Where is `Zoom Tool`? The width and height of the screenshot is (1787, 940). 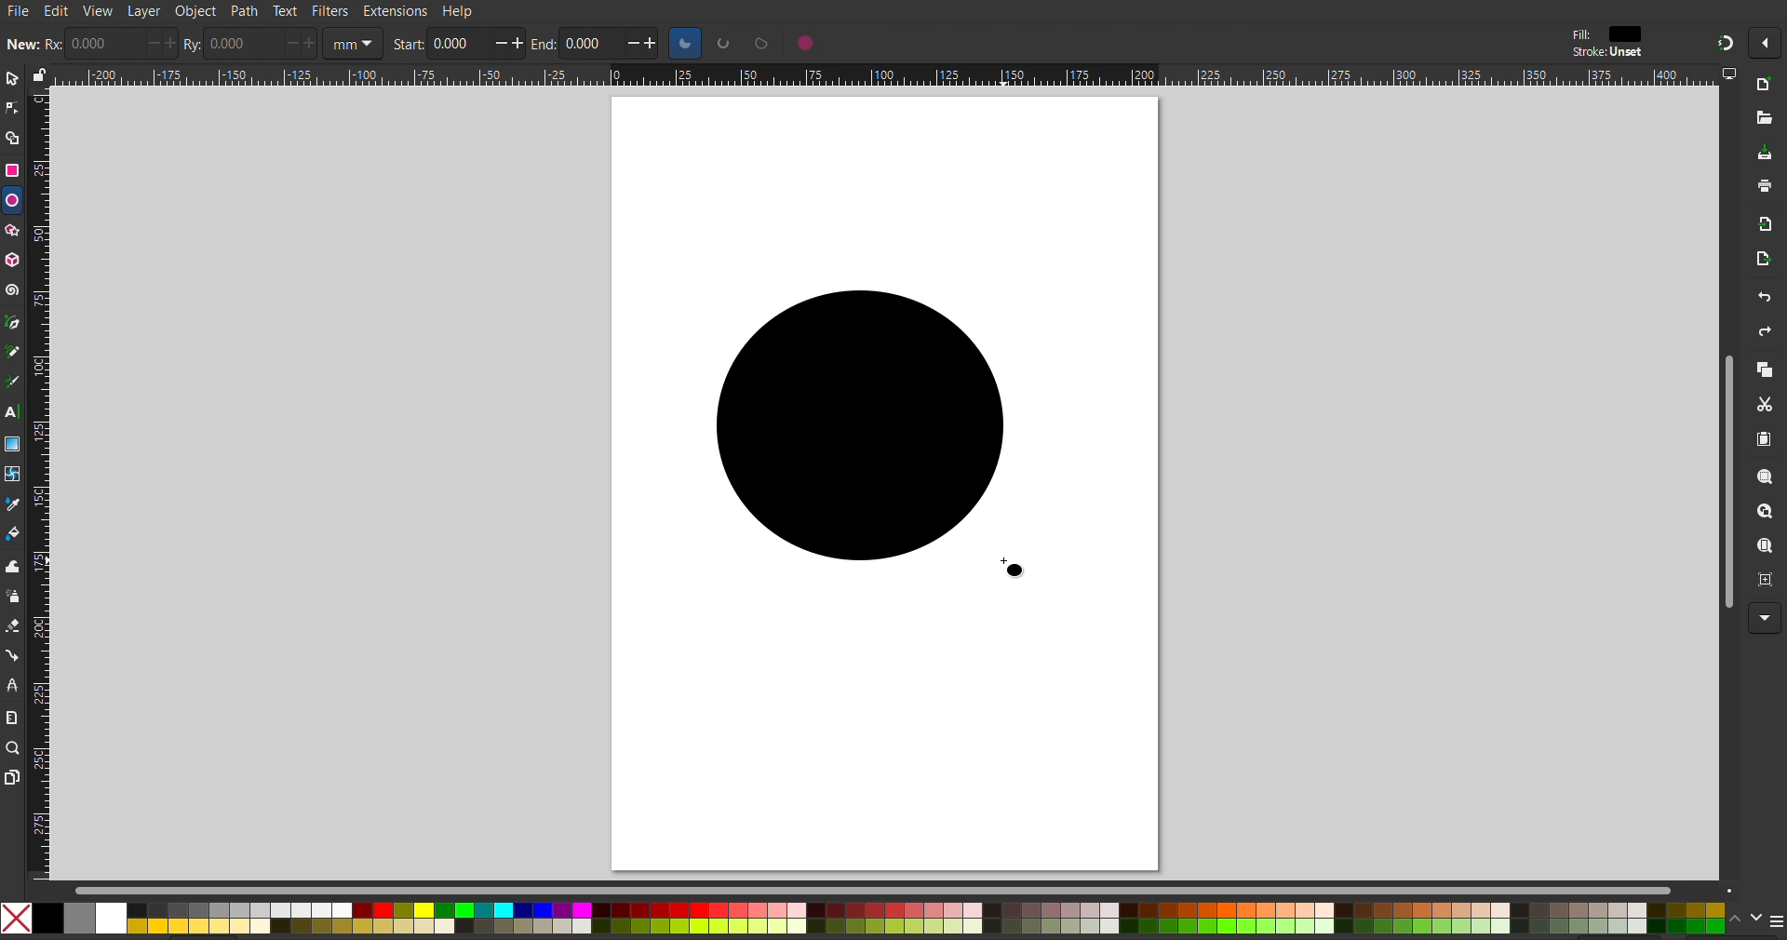 Zoom Tool is located at coordinates (11, 746).